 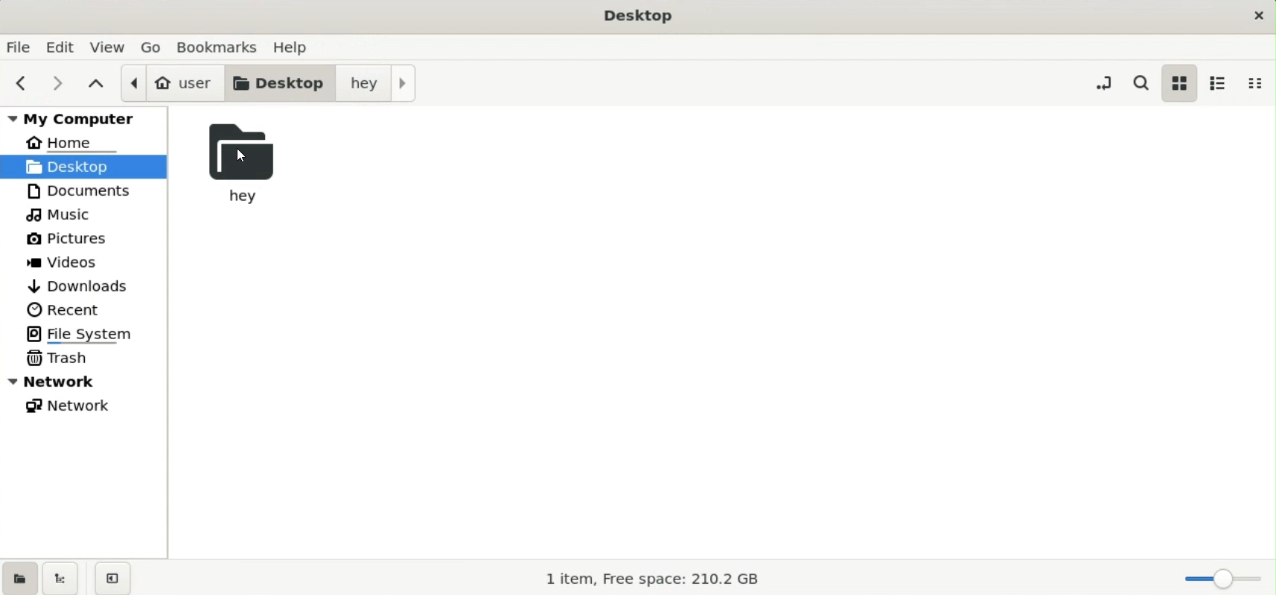 I want to click on hey, so click(x=380, y=84).